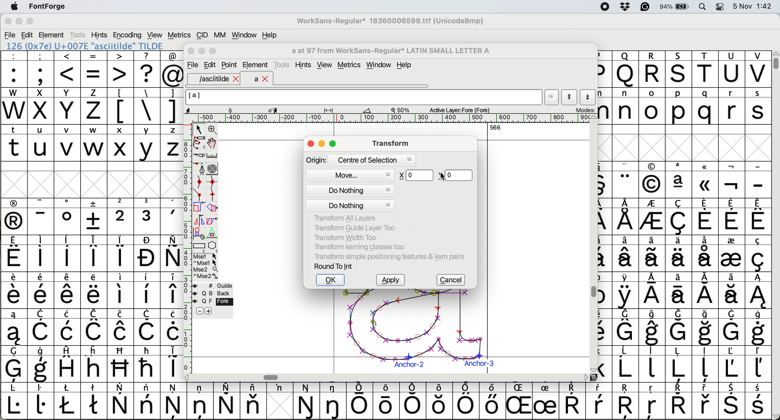 Image resolution: width=780 pixels, height=420 pixels. What do you see at coordinates (200, 311) in the screenshot?
I see `remove` at bounding box center [200, 311].